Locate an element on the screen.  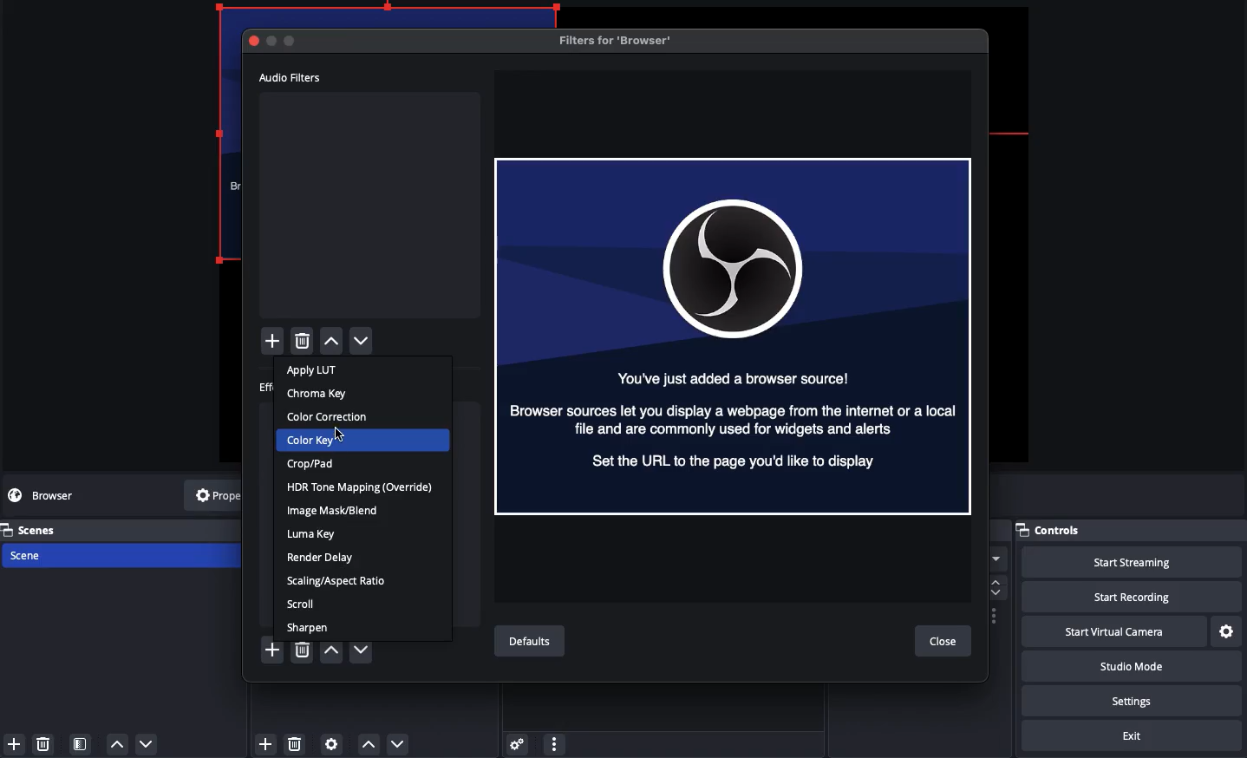
Scaling aspect ratio is located at coordinates (336, 582).